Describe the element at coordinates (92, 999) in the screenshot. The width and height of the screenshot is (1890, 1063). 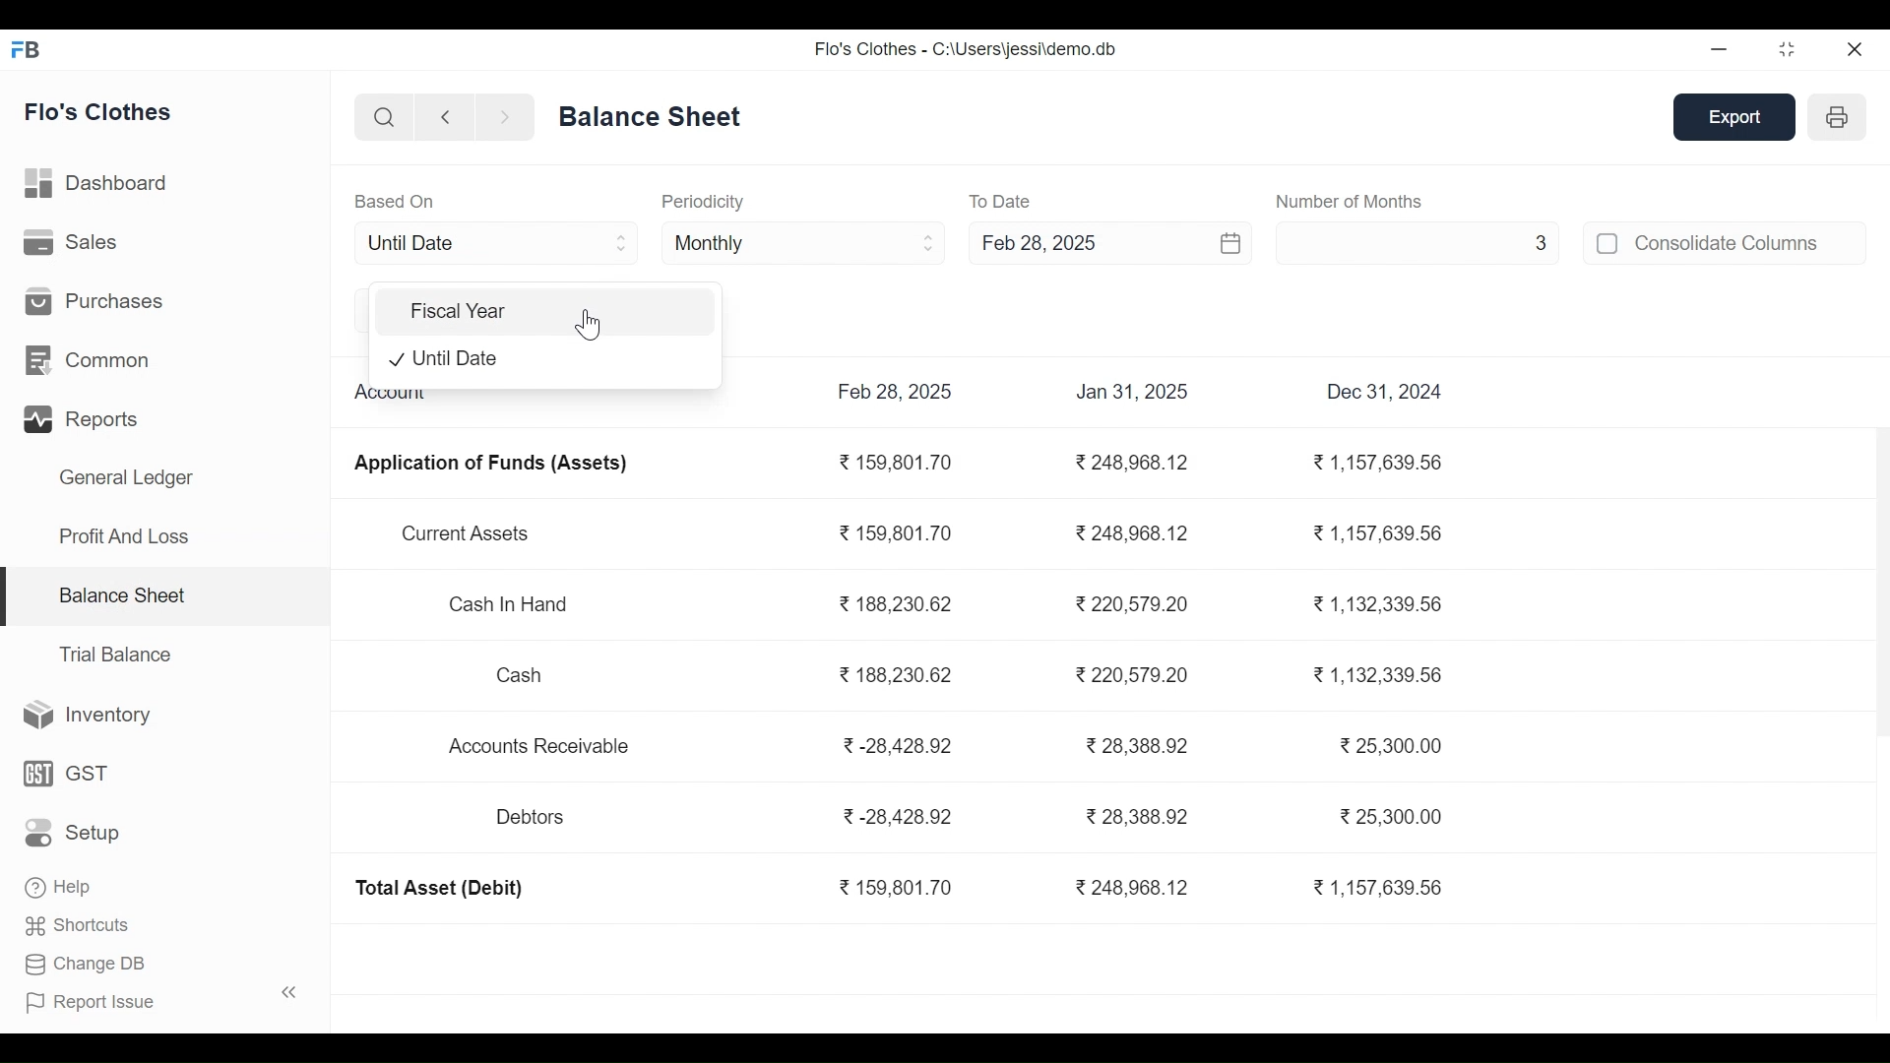
I see `Report Issue` at that location.